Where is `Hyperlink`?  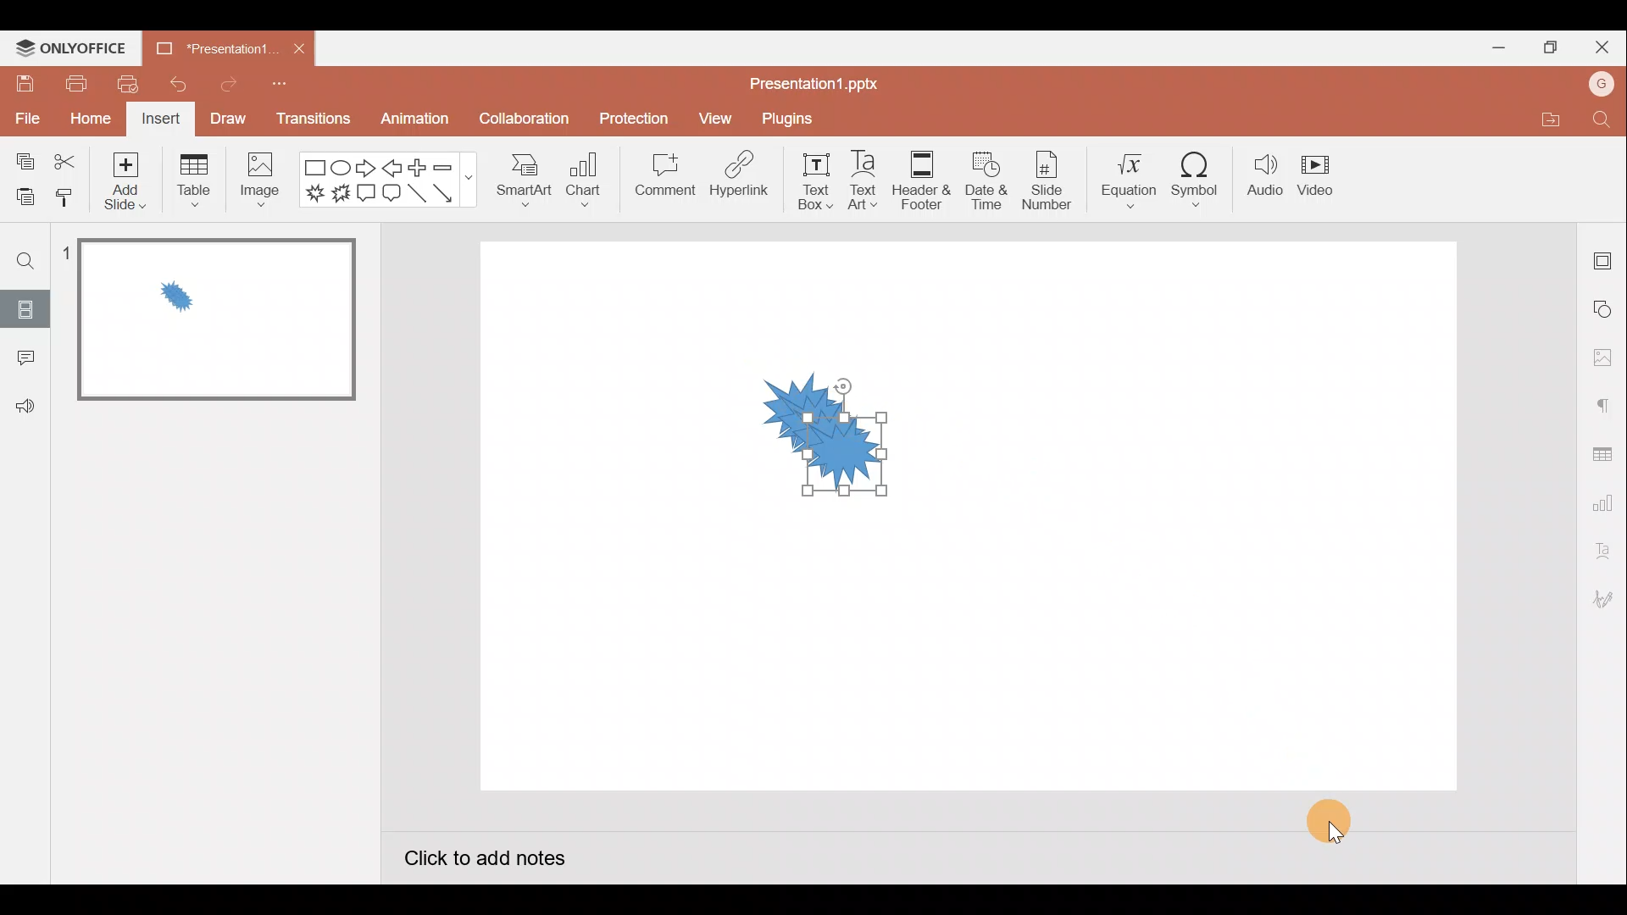
Hyperlink is located at coordinates (738, 178).